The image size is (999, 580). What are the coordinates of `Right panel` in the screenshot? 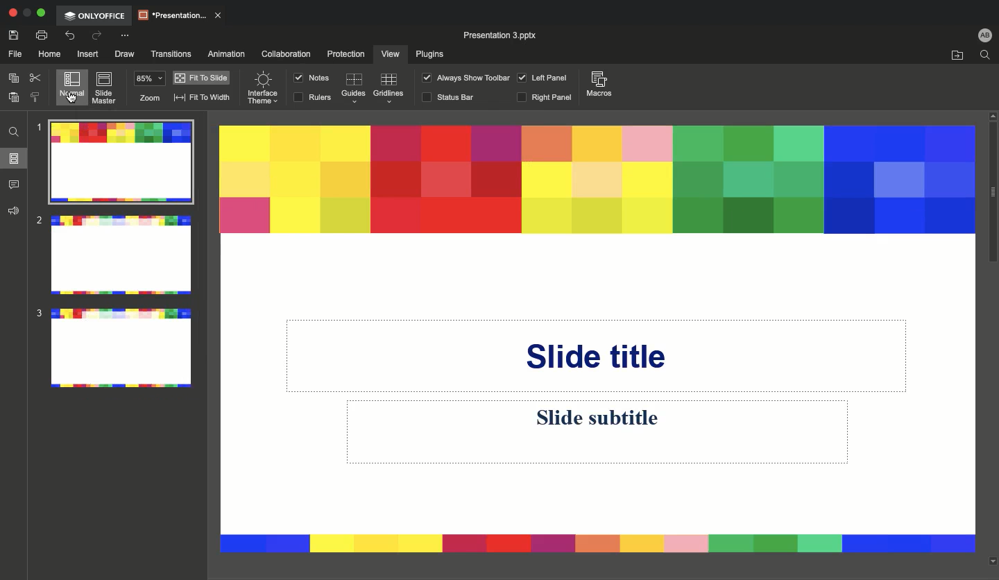 It's located at (545, 99).